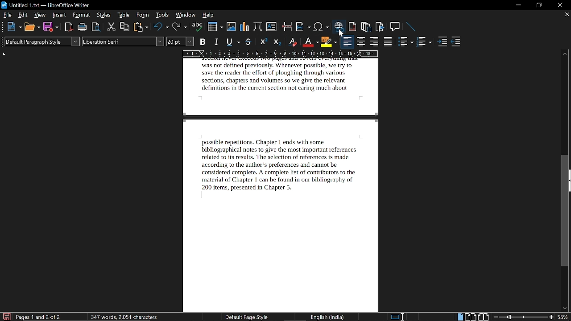  Describe the element at coordinates (271, 28) in the screenshot. I see `insert text` at that location.